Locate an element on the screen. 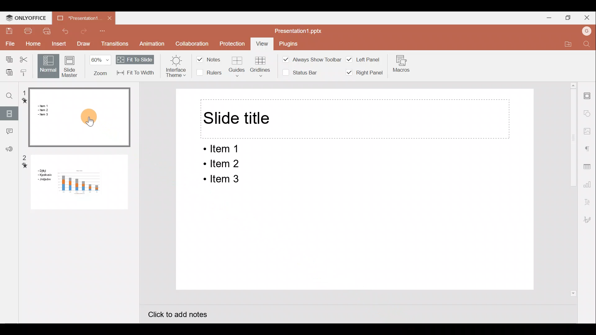 The height and width of the screenshot is (335, 596). Paste is located at coordinates (9, 72).